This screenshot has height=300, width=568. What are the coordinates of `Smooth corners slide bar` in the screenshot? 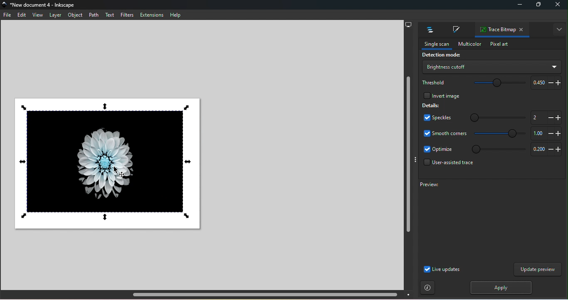 It's located at (500, 134).